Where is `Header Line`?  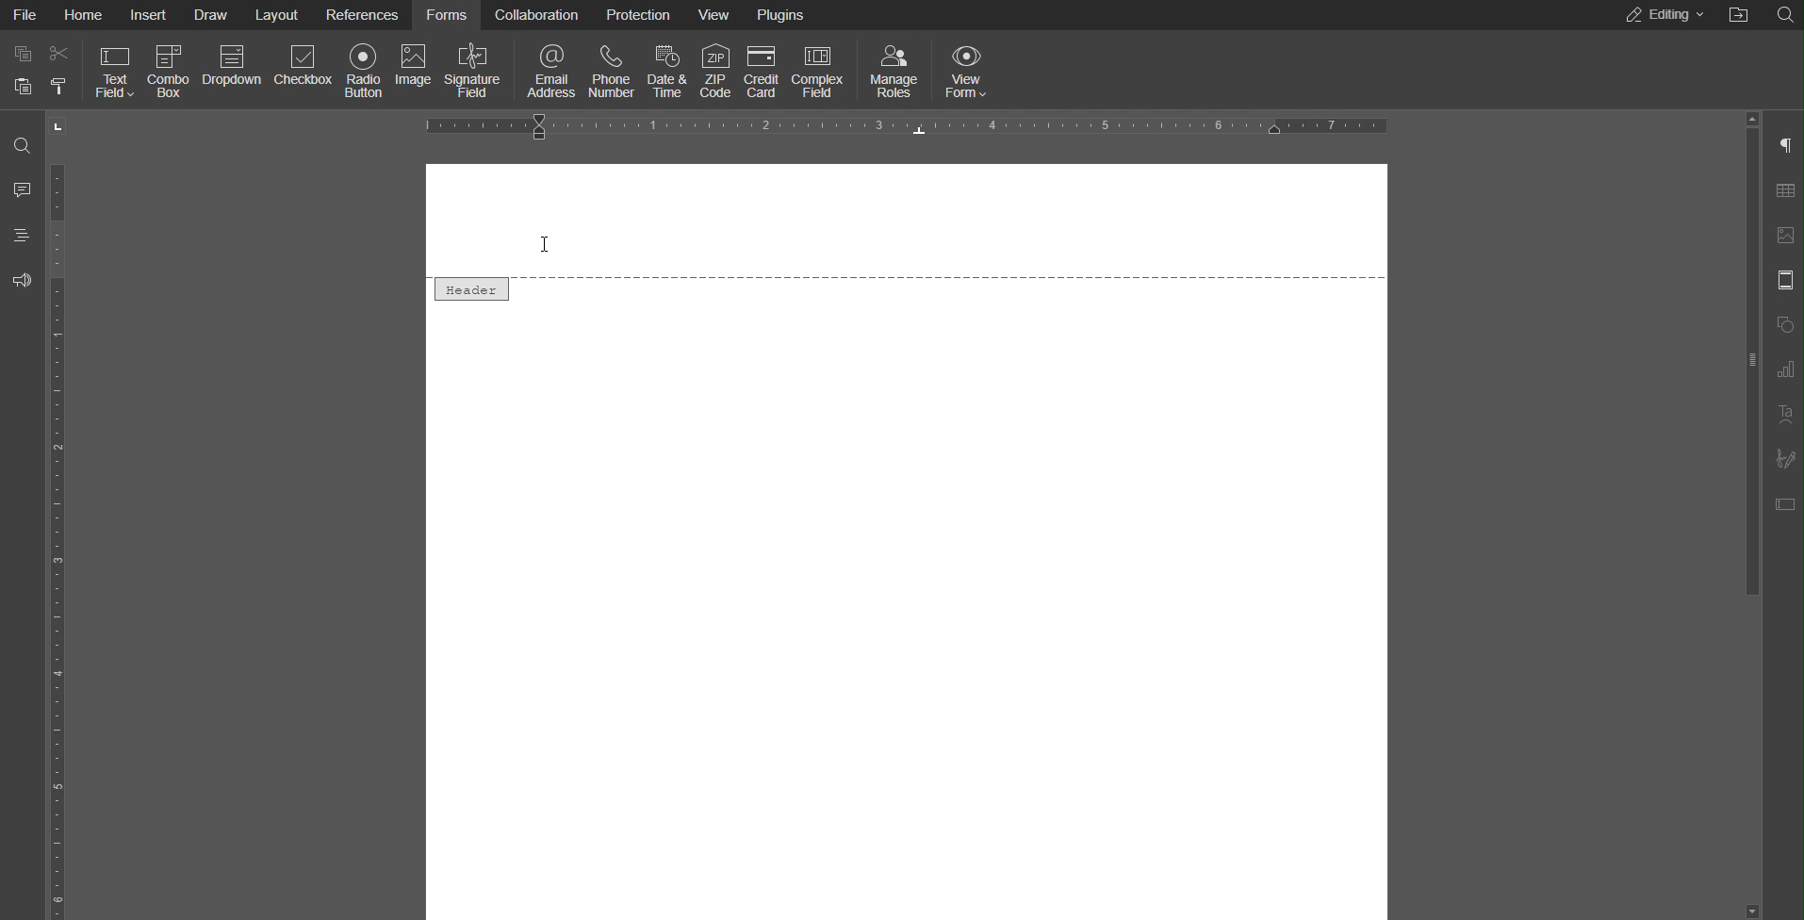
Header Line is located at coordinates (906, 285).